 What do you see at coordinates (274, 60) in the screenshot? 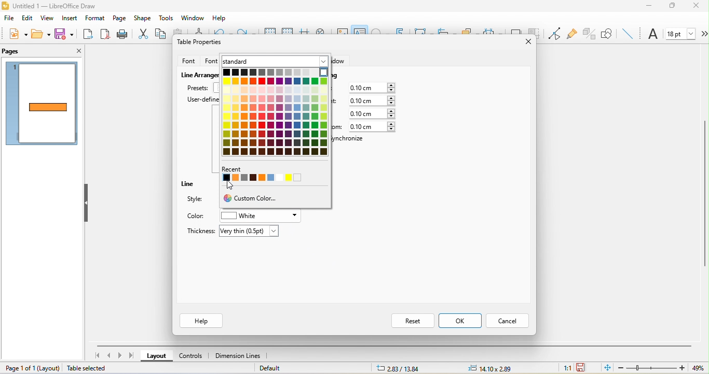
I see `standard` at bounding box center [274, 60].